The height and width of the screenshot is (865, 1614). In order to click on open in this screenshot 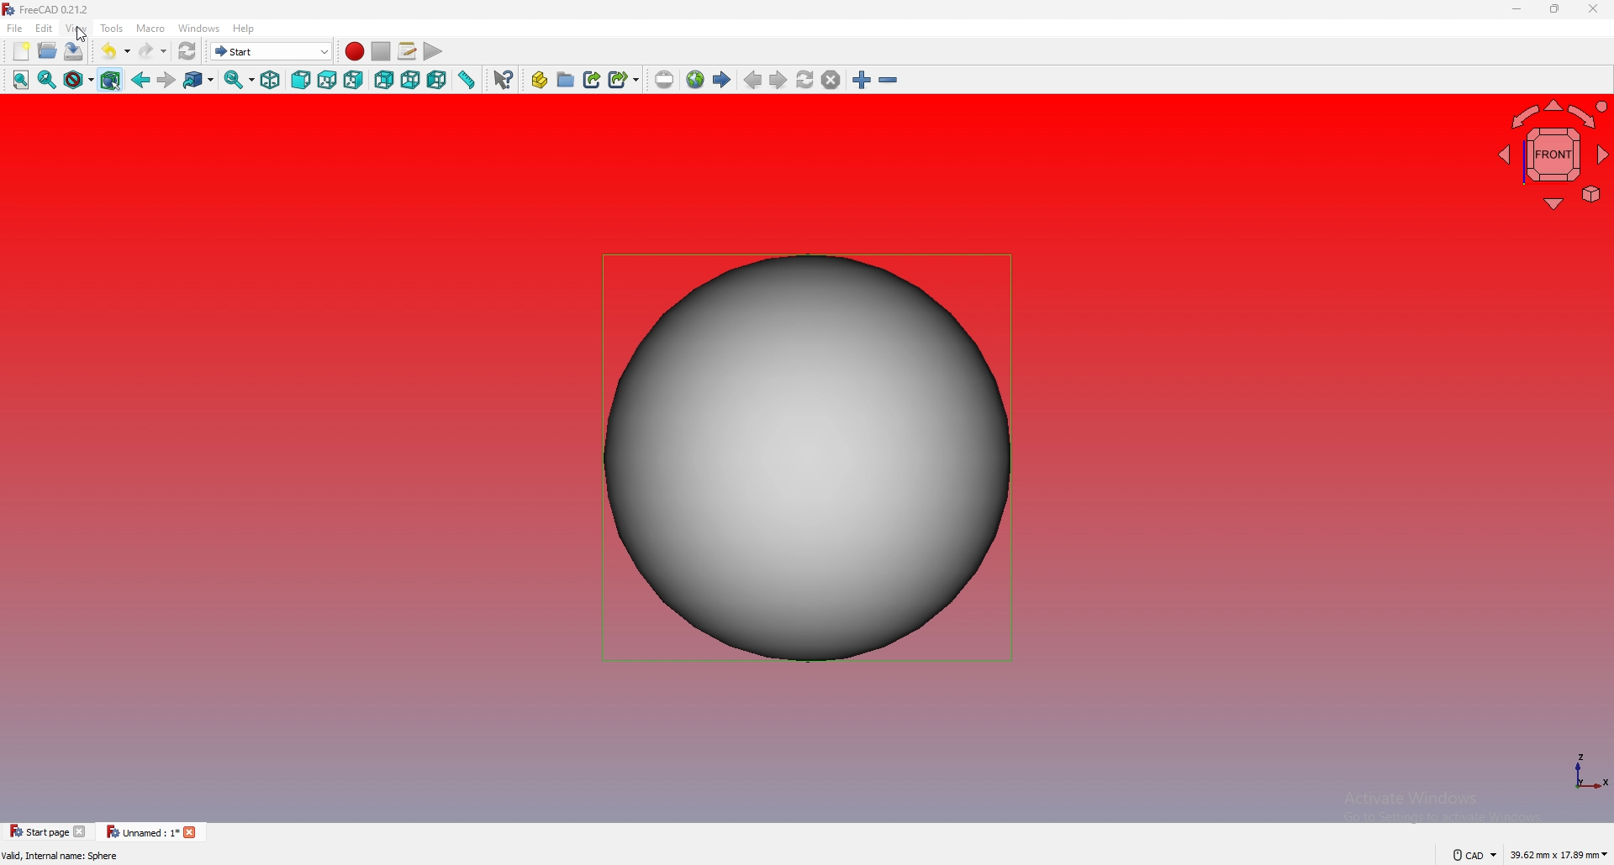, I will do `click(48, 51)`.